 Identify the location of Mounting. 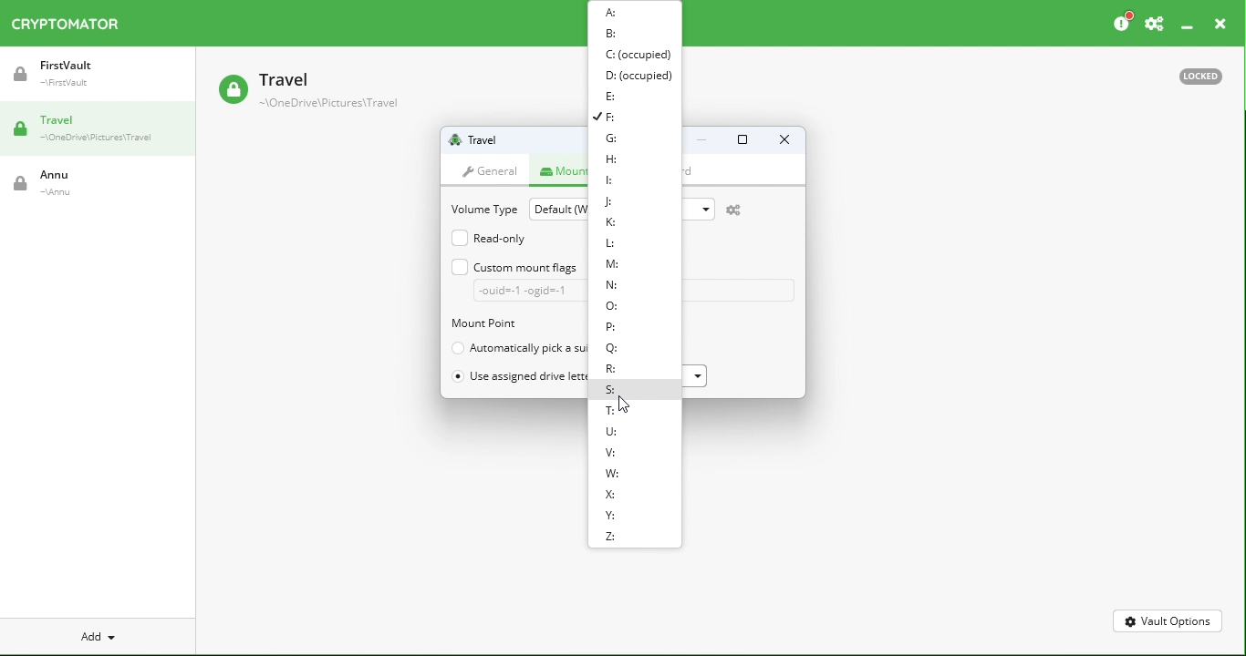
(562, 169).